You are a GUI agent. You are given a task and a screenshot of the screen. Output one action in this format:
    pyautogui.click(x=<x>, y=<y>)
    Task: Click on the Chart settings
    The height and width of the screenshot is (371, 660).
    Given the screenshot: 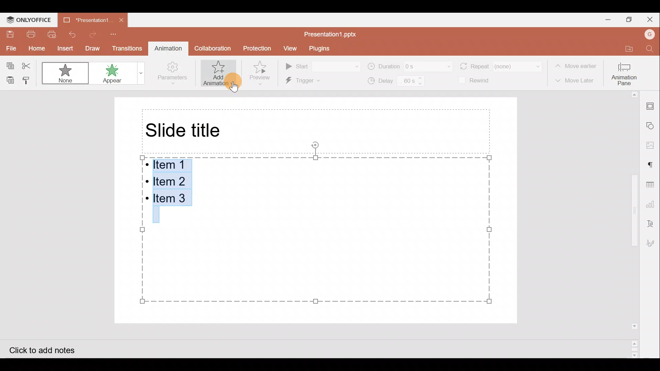 What is the action you would take?
    pyautogui.click(x=654, y=203)
    